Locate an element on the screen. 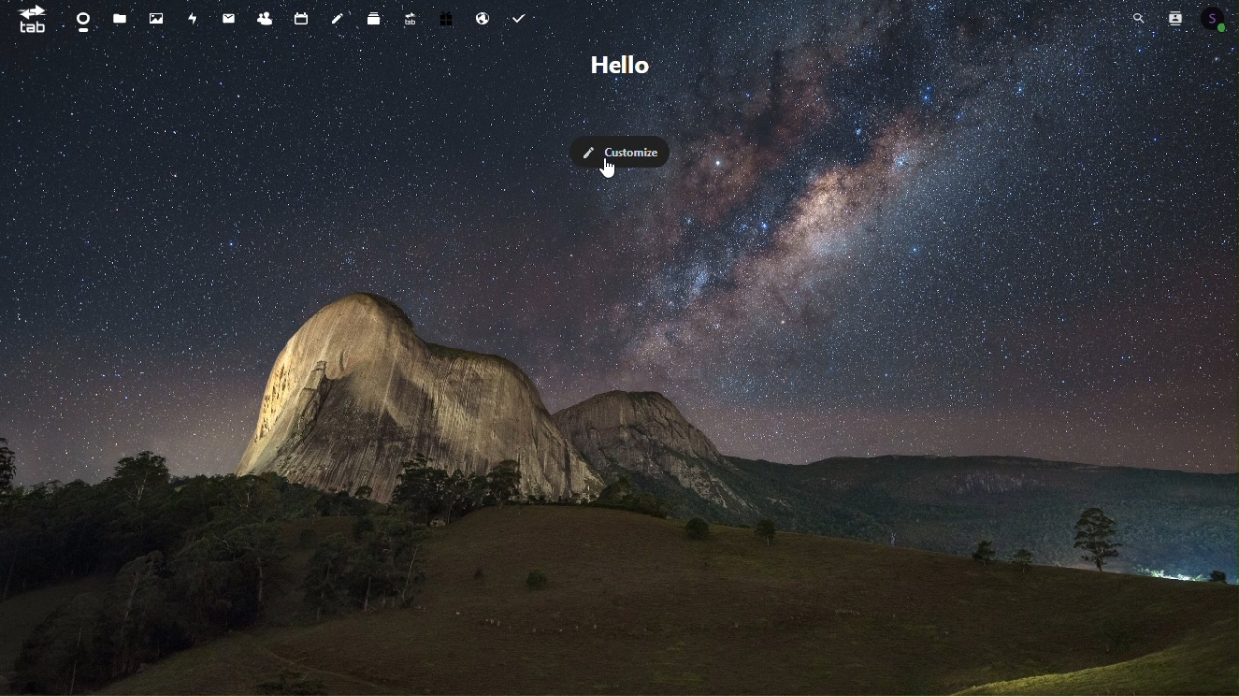  Activity is located at coordinates (193, 18).